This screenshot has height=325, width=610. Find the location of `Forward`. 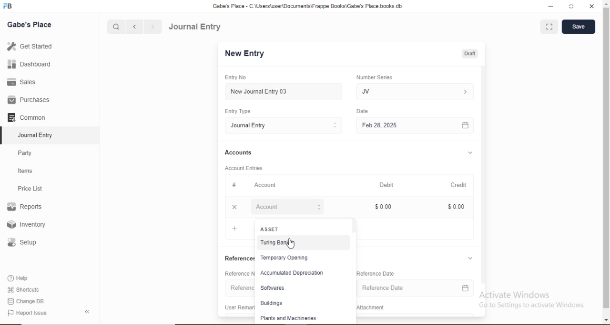

Forward is located at coordinates (153, 27).